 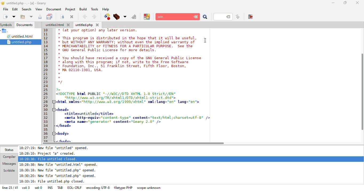 I want to click on scroll bar, so click(x=133, y=143).